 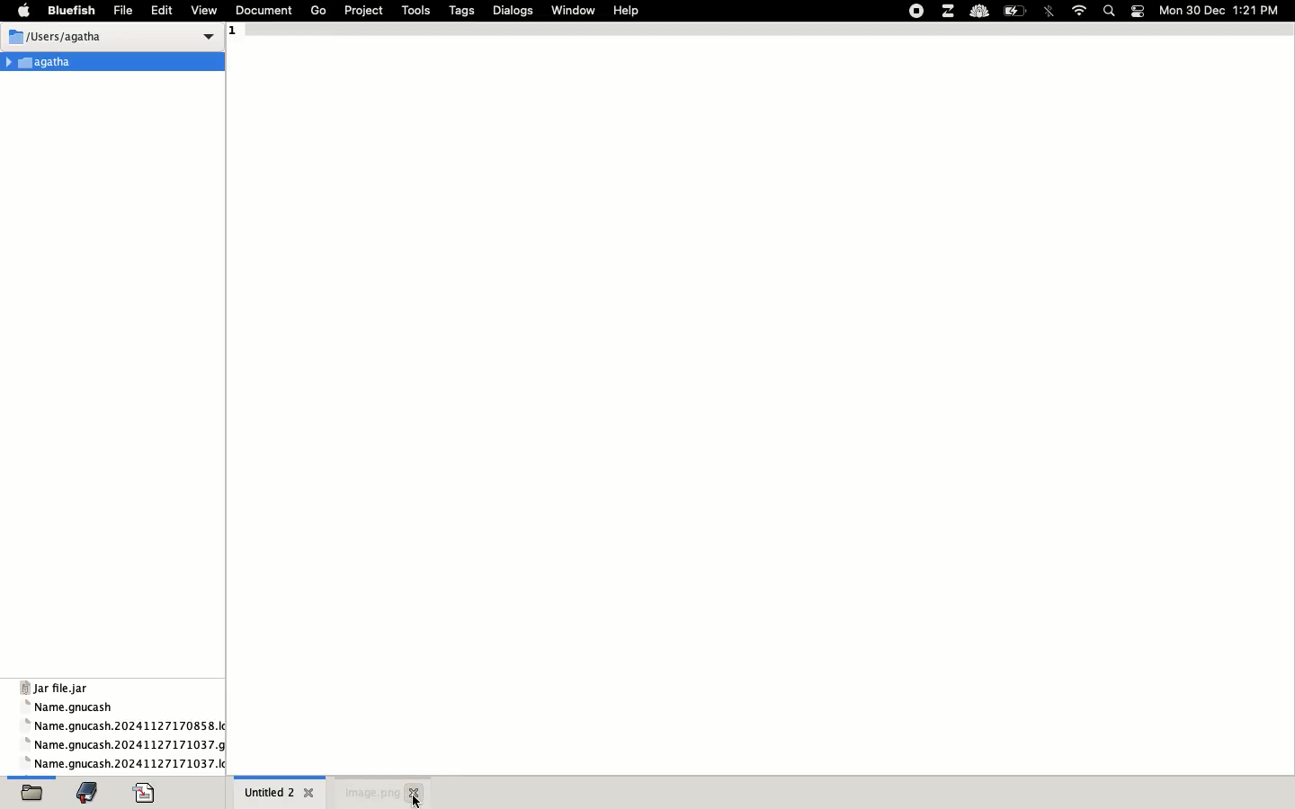 What do you see at coordinates (125, 744) in the screenshot?
I see `name gnucash` at bounding box center [125, 744].